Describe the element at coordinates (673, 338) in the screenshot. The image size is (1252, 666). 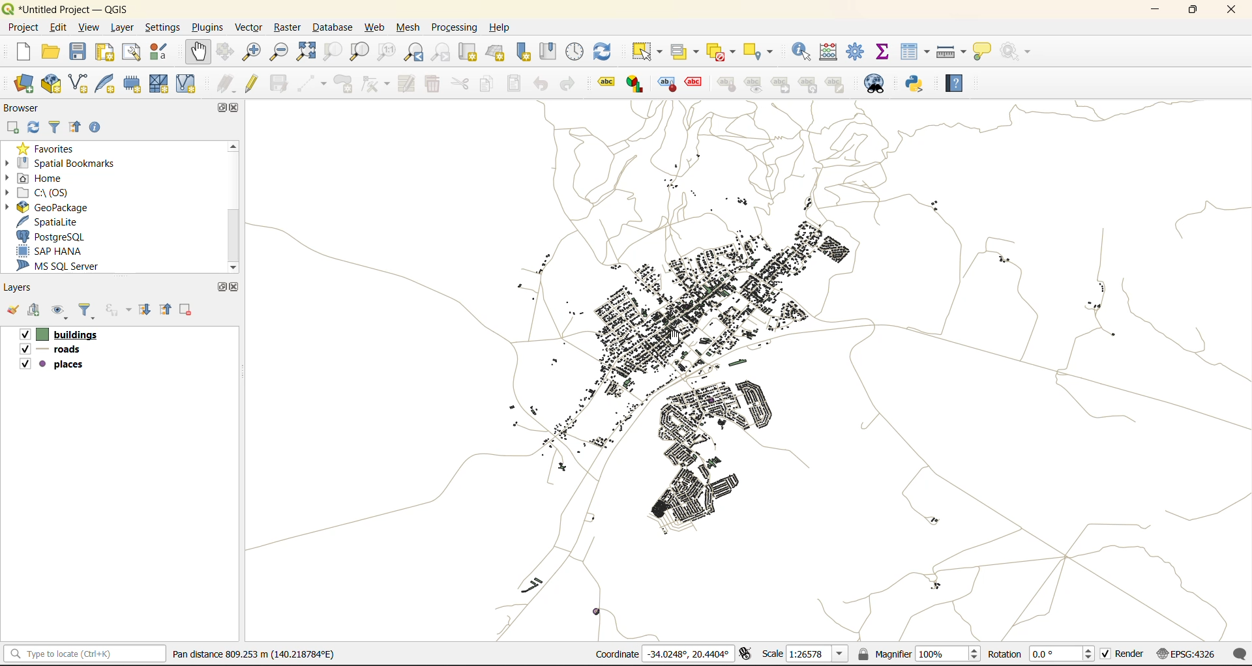
I see `cursor` at that location.